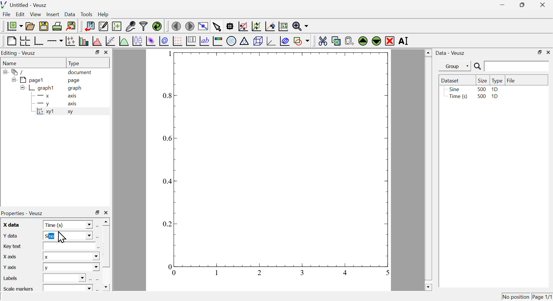  I want to click on plot a vector field, so click(177, 41).